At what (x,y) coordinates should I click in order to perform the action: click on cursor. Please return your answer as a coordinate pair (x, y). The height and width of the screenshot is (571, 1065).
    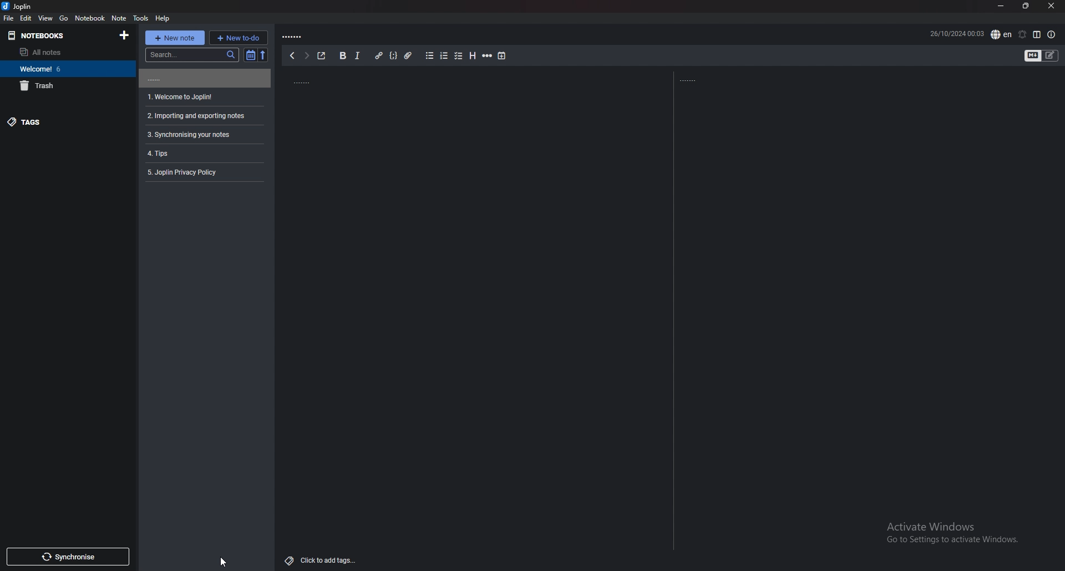
    Looking at the image, I should click on (224, 562).